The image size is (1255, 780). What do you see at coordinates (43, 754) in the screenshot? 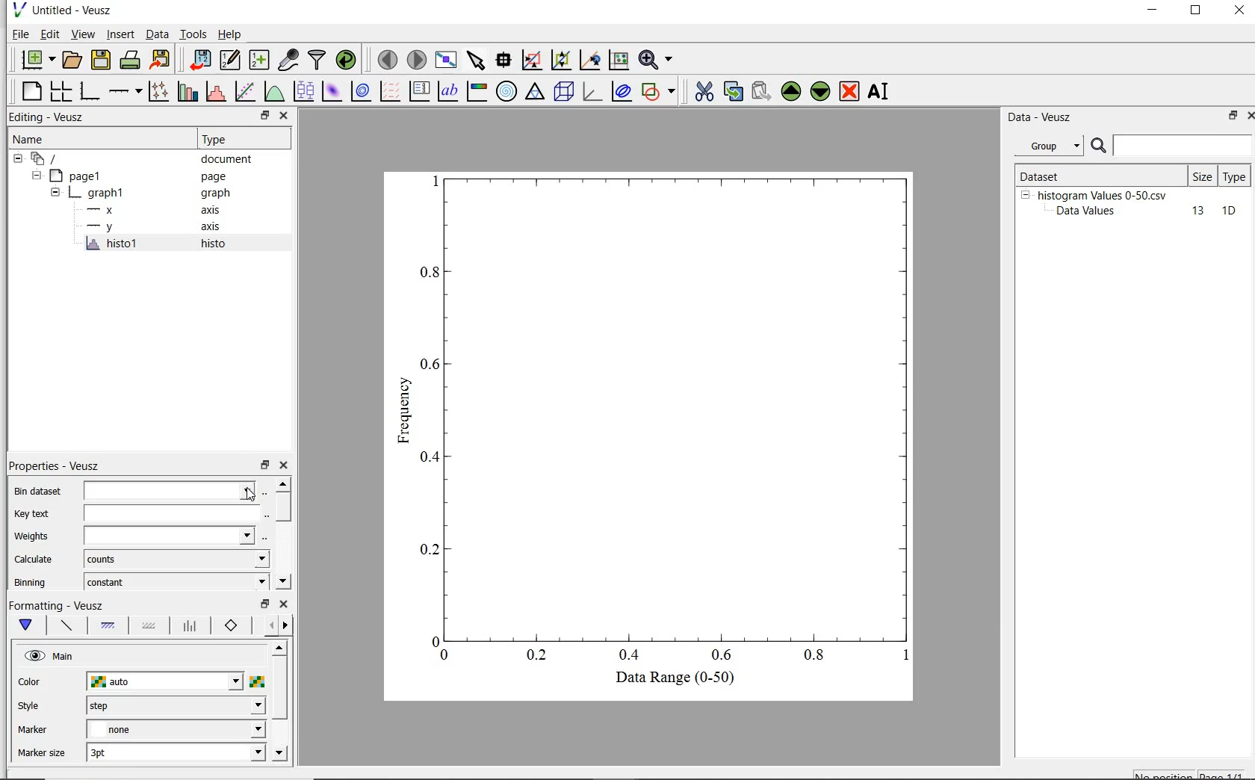
I see `‘Marker size` at bounding box center [43, 754].